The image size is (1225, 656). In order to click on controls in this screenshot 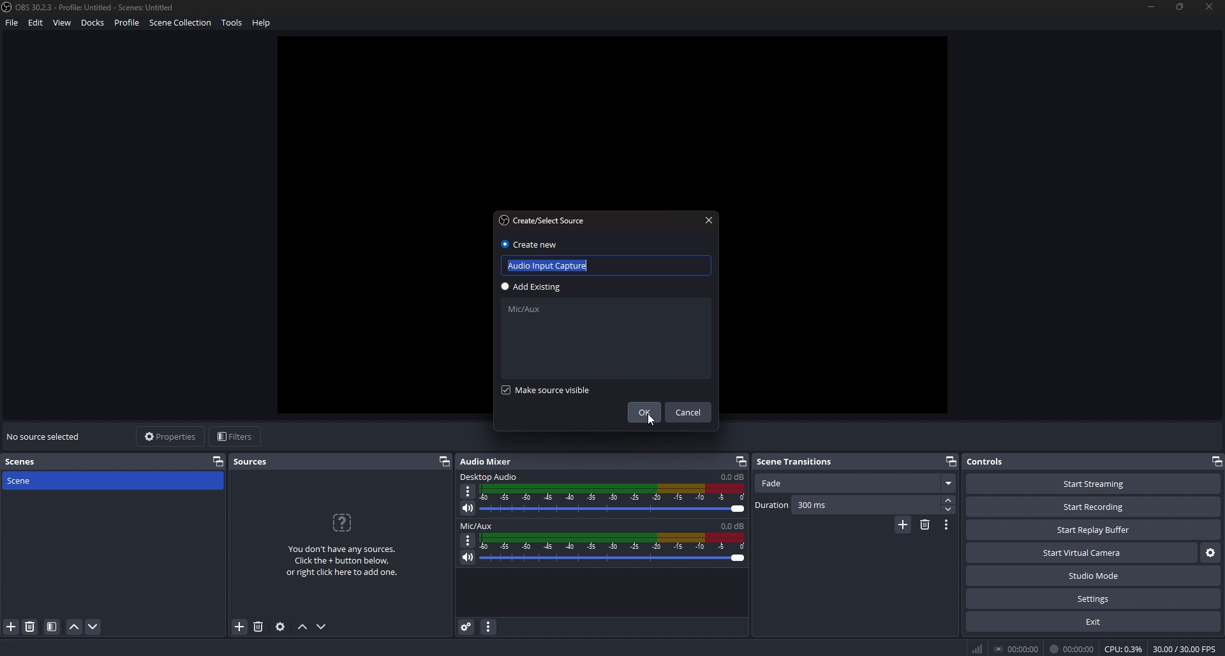, I will do `click(997, 461)`.